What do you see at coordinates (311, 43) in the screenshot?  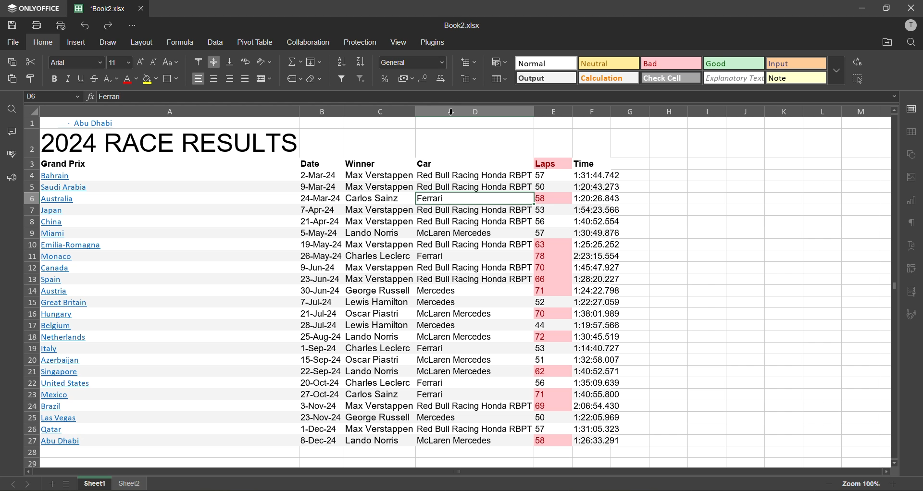 I see `collaboration` at bounding box center [311, 43].